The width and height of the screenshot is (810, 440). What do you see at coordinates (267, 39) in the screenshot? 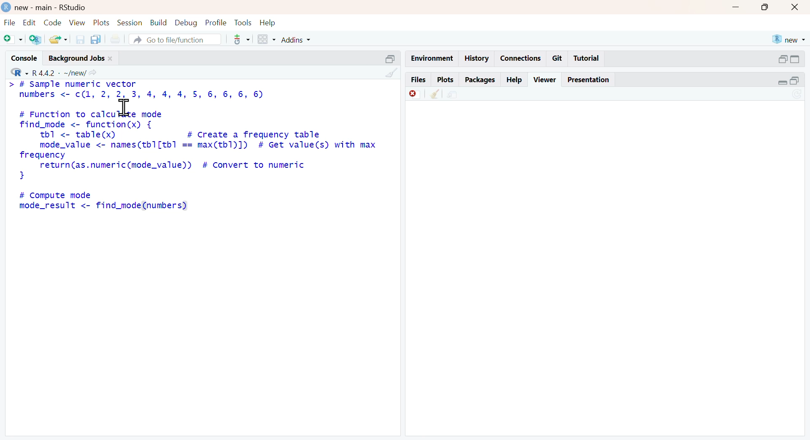
I see `grid` at bounding box center [267, 39].